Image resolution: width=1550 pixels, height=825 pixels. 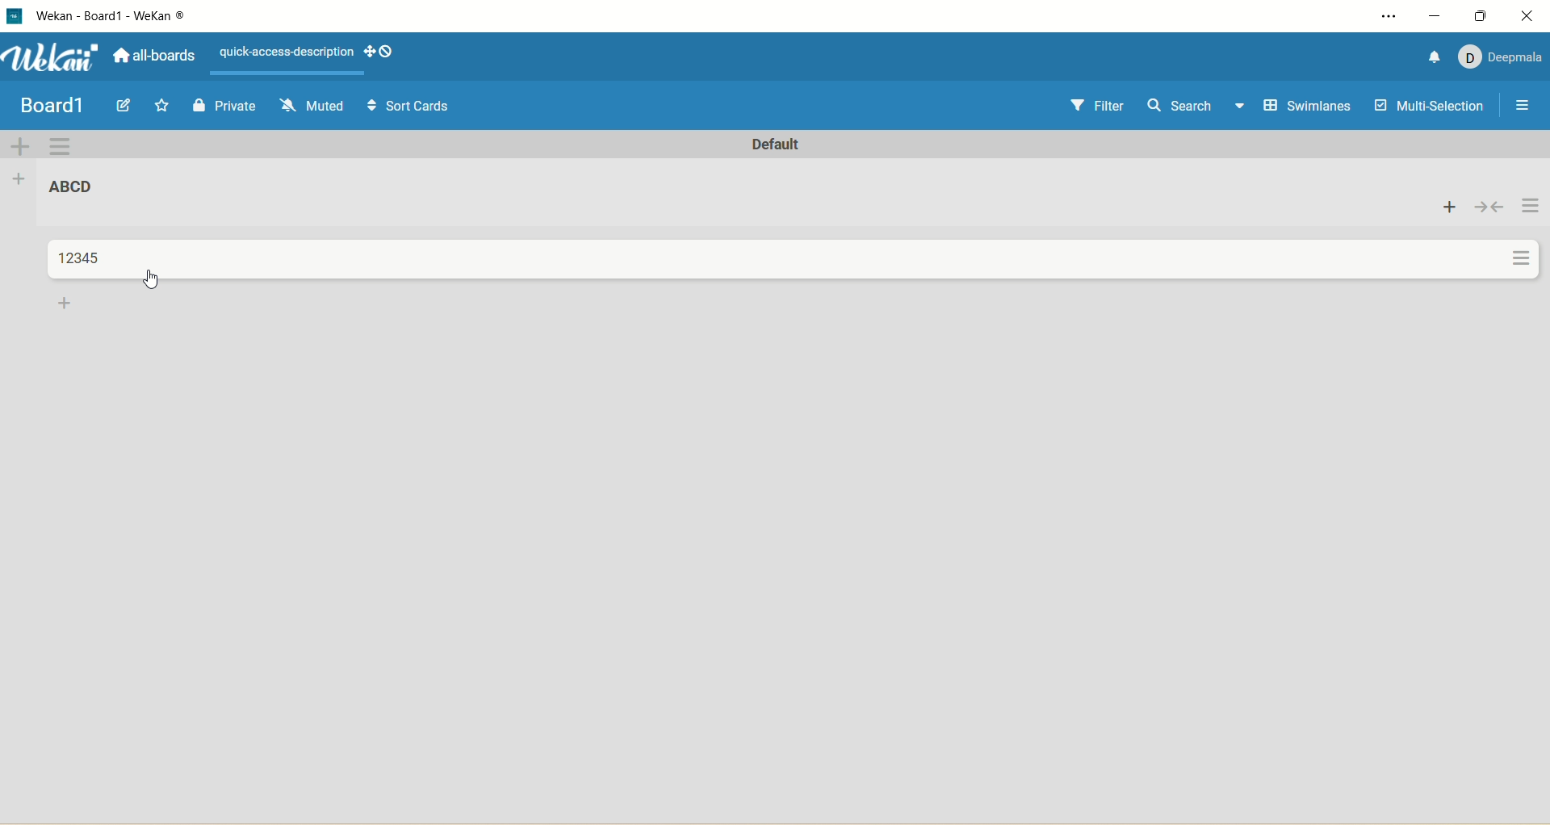 I want to click on filter, so click(x=1094, y=107).